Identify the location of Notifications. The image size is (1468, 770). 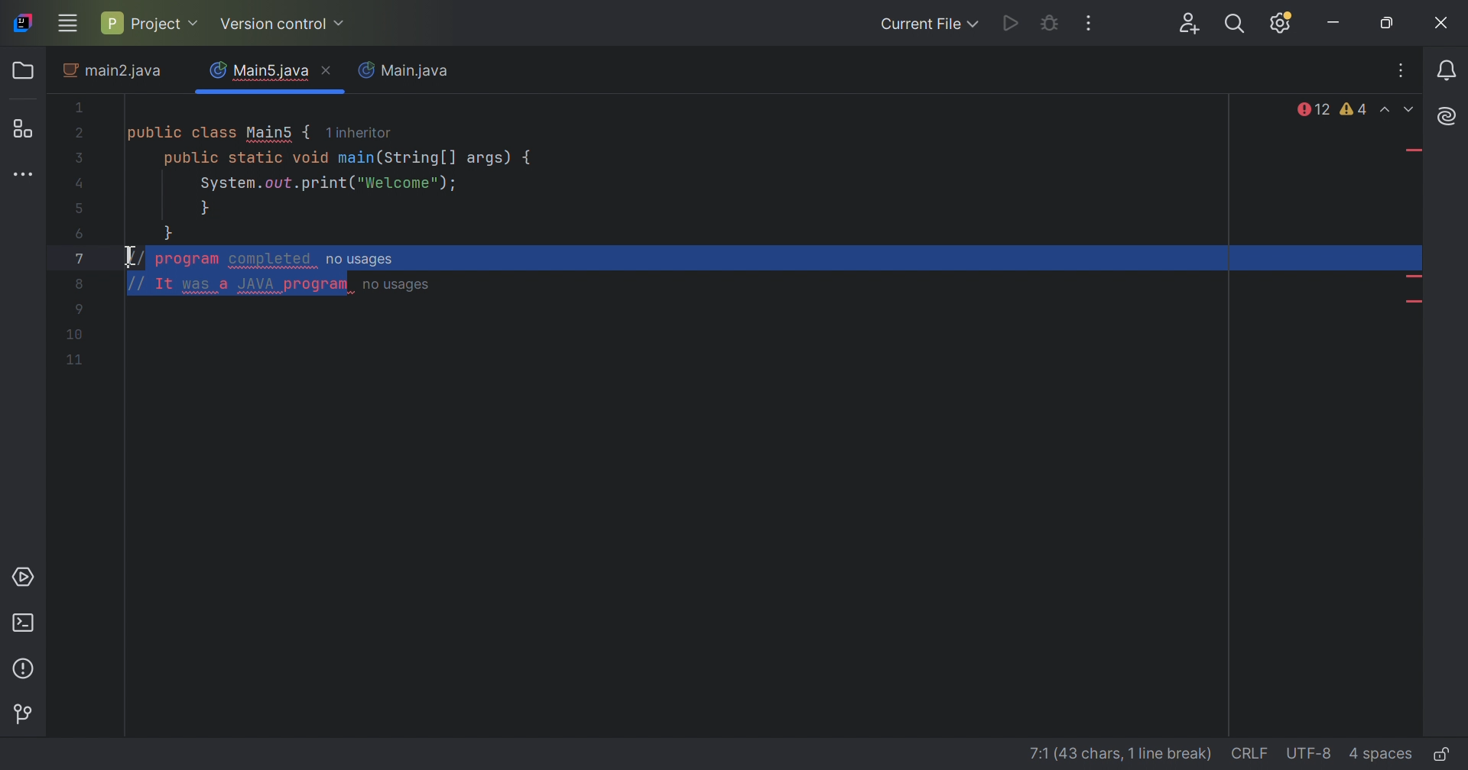
(1444, 69).